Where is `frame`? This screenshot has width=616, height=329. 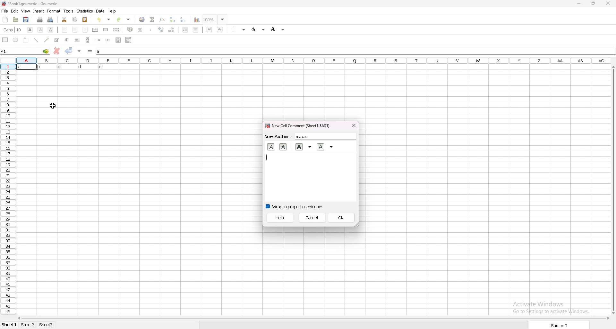
frame is located at coordinates (26, 40).